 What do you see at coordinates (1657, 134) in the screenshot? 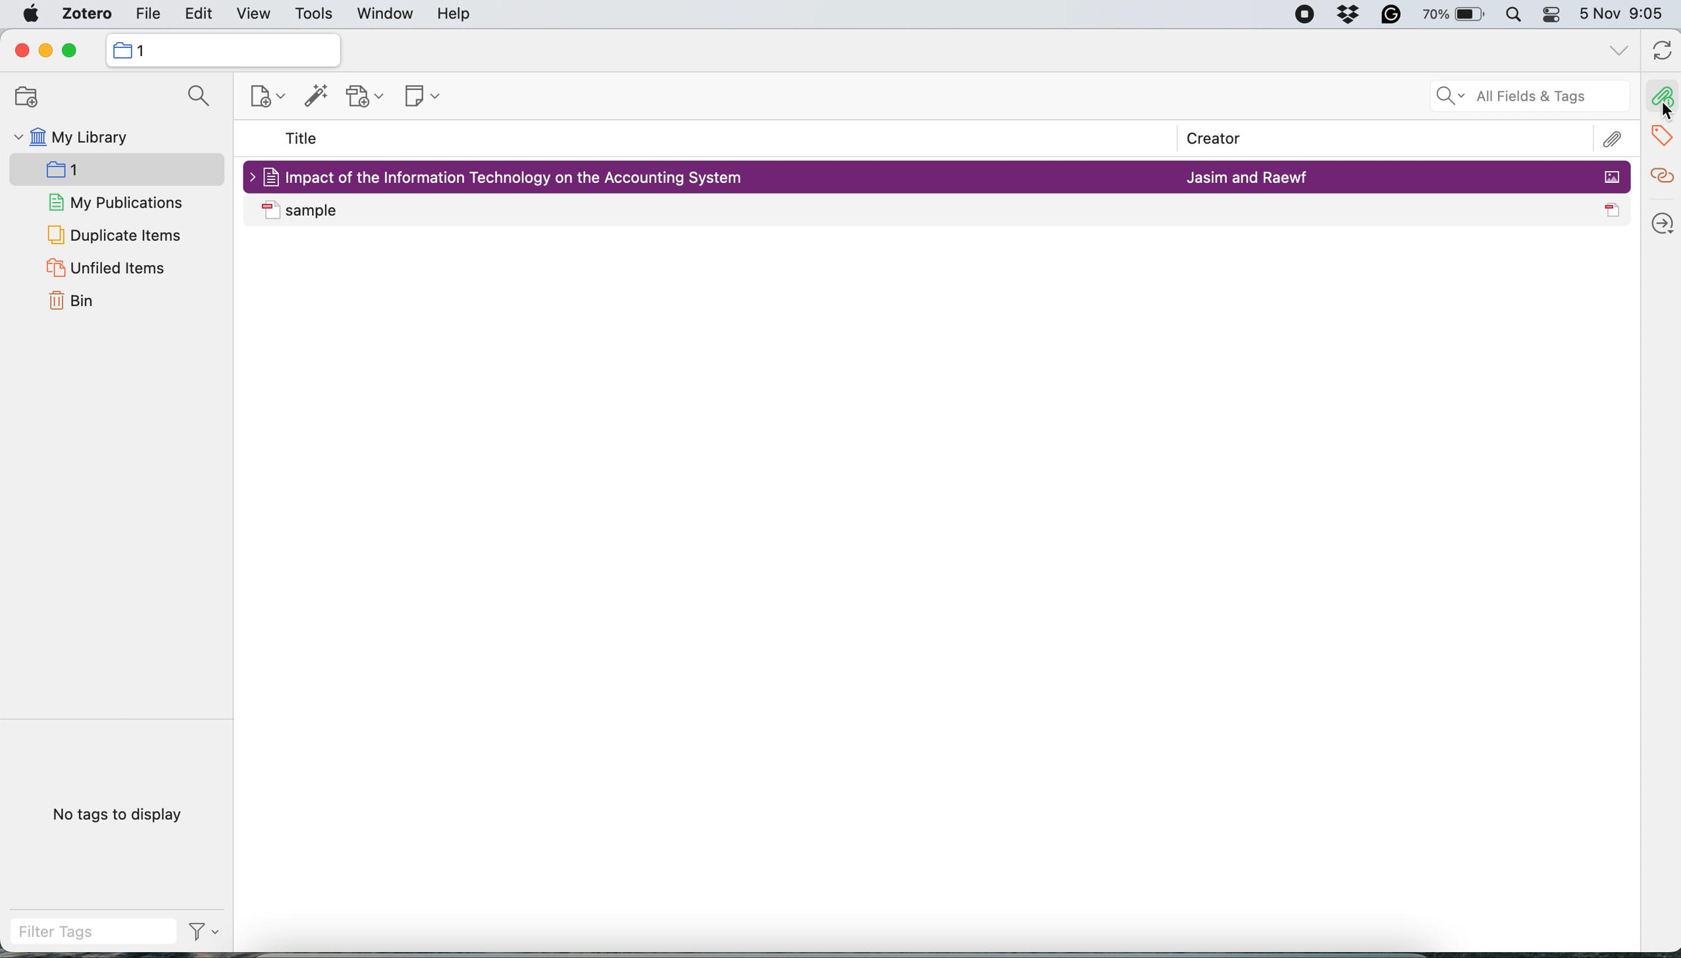
I see `tags` at bounding box center [1657, 134].